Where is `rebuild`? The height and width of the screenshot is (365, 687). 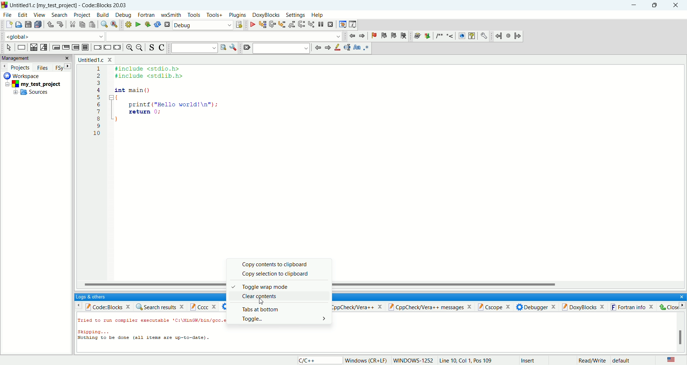 rebuild is located at coordinates (157, 24).